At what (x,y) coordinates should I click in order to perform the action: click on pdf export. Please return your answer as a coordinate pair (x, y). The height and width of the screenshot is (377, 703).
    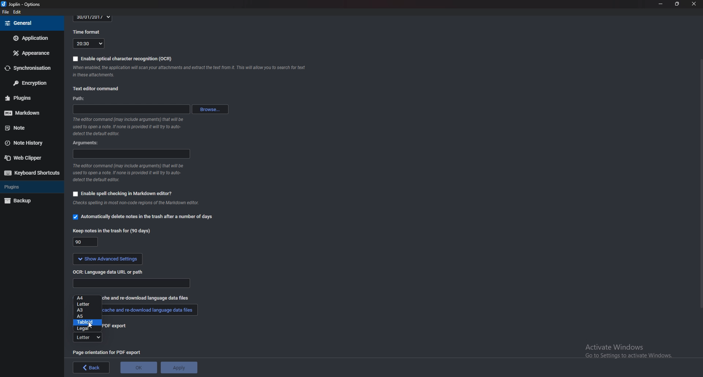
    Looking at the image, I should click on (115, 325).